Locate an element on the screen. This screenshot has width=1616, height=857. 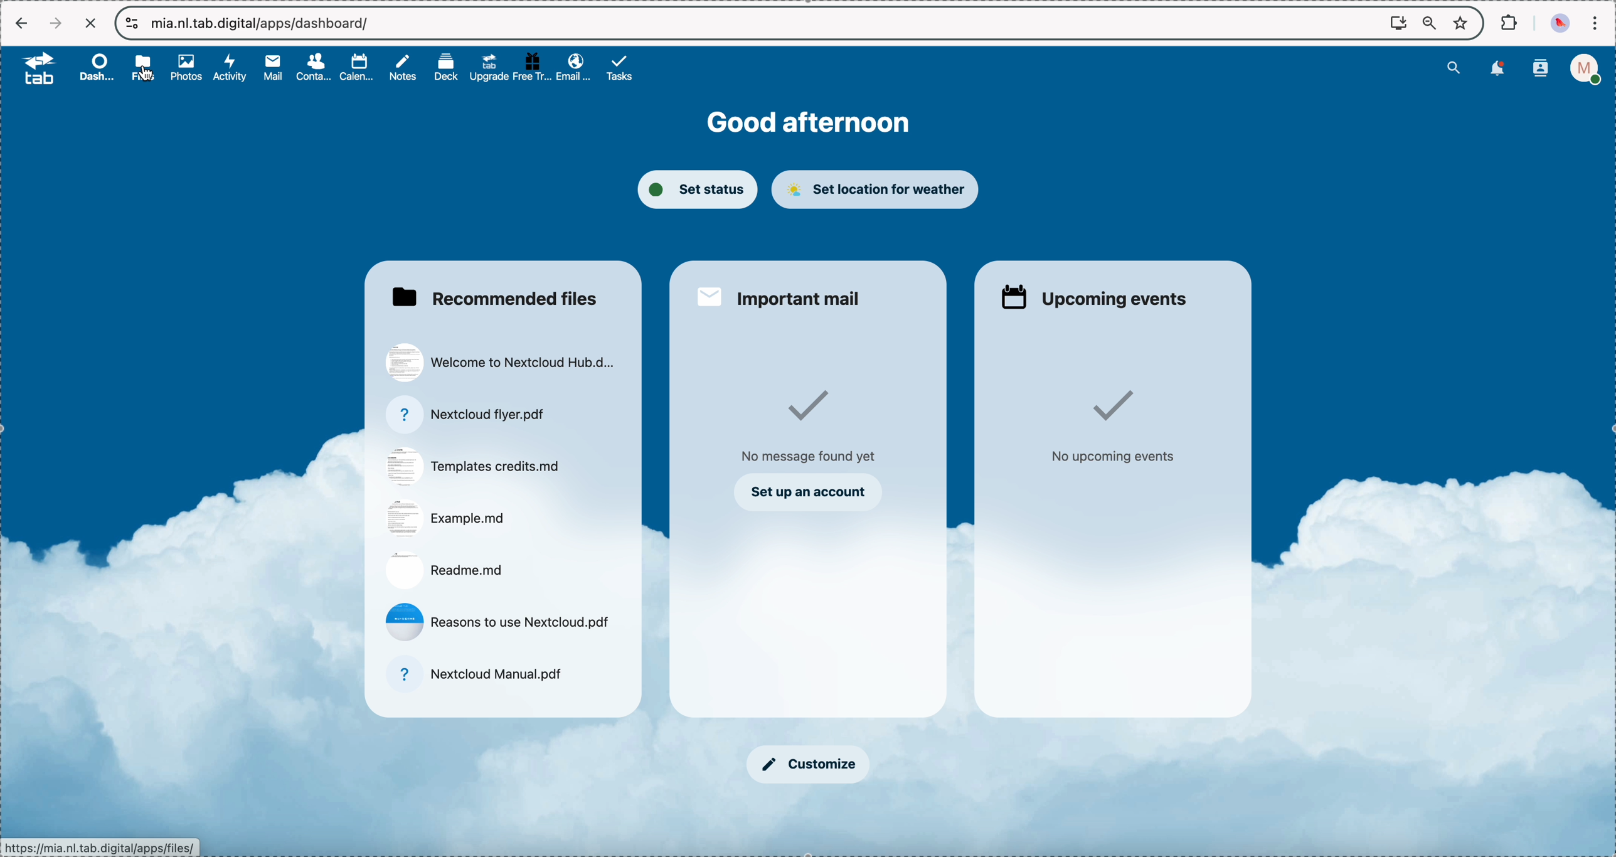
dashboard is located at coordinates (96, 68).